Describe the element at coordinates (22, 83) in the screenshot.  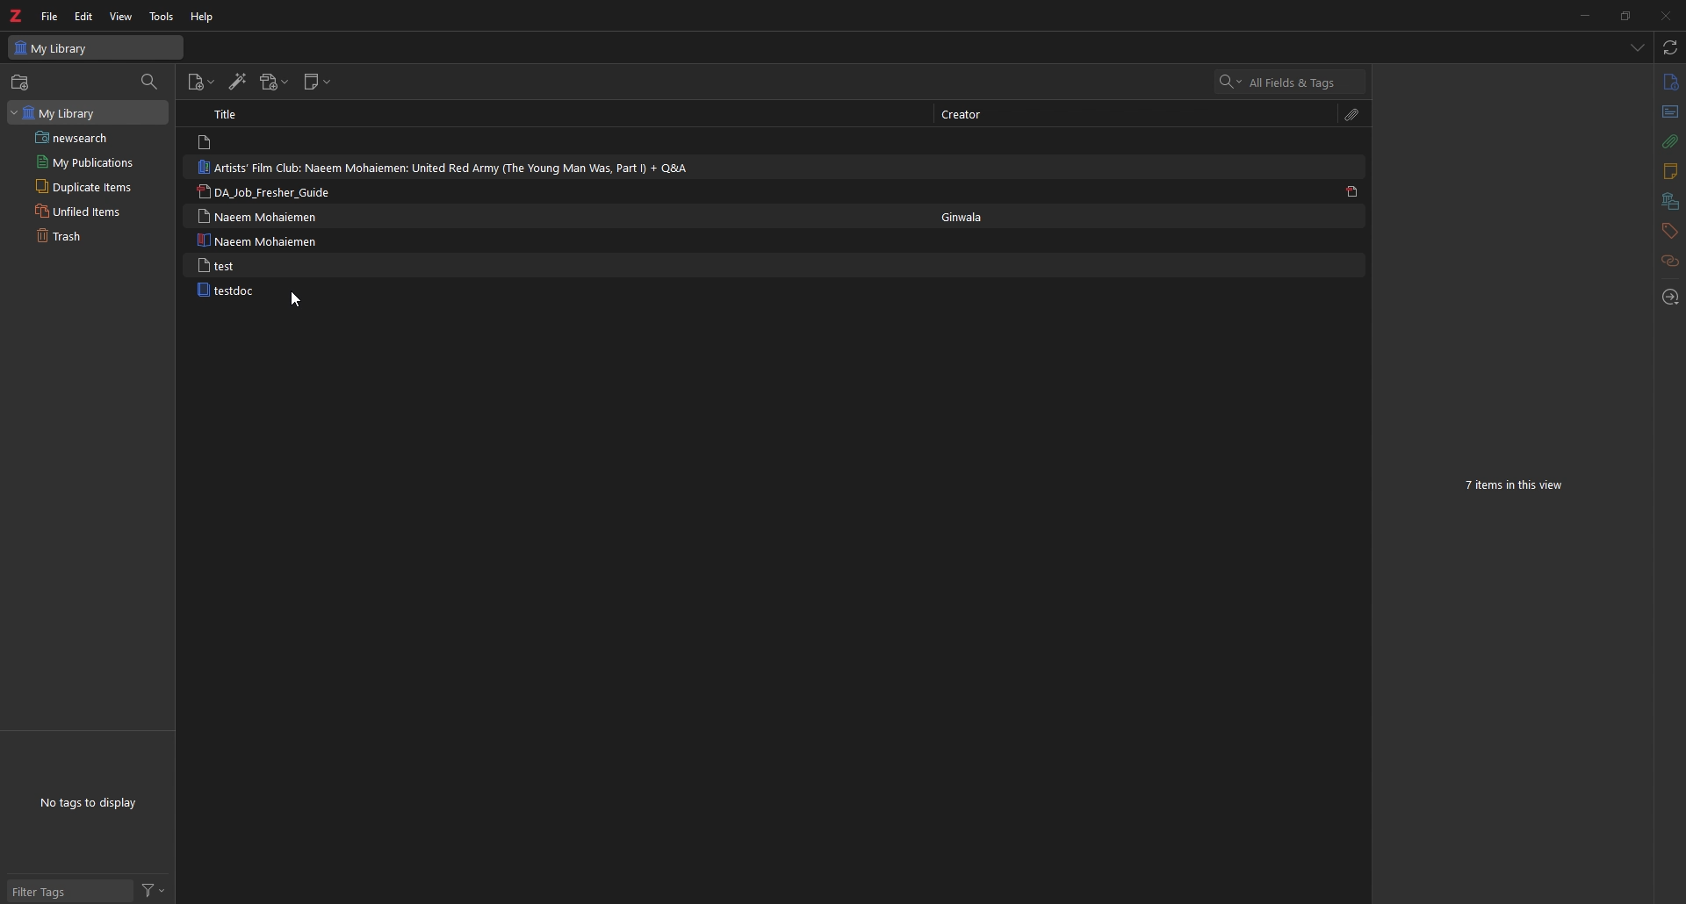
I see `new collection` at that location.